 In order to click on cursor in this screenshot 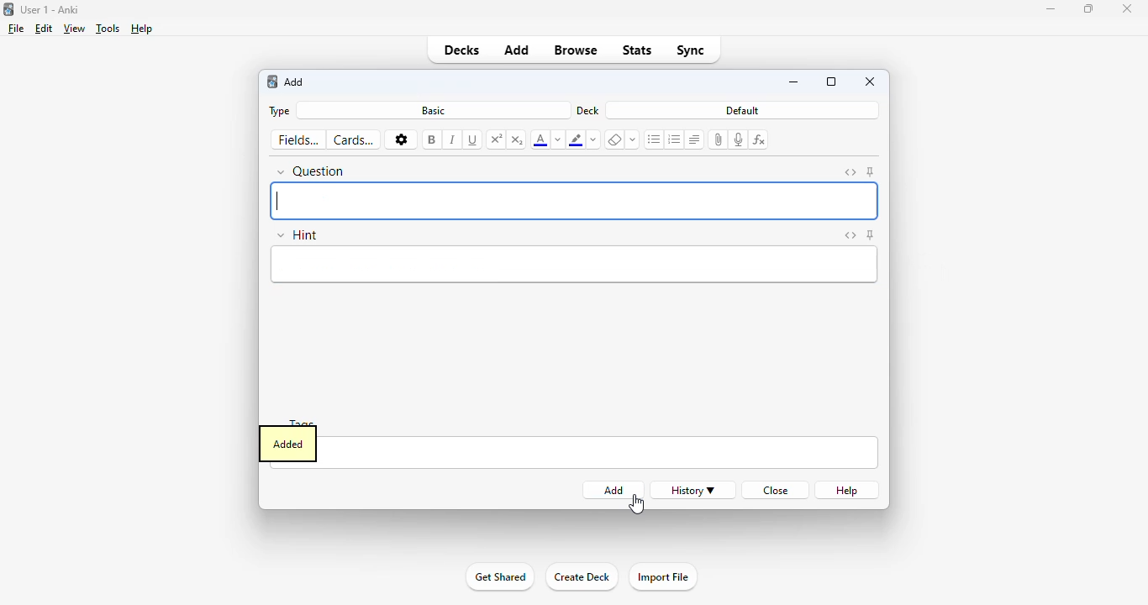, I will do `click(638, 505)`.